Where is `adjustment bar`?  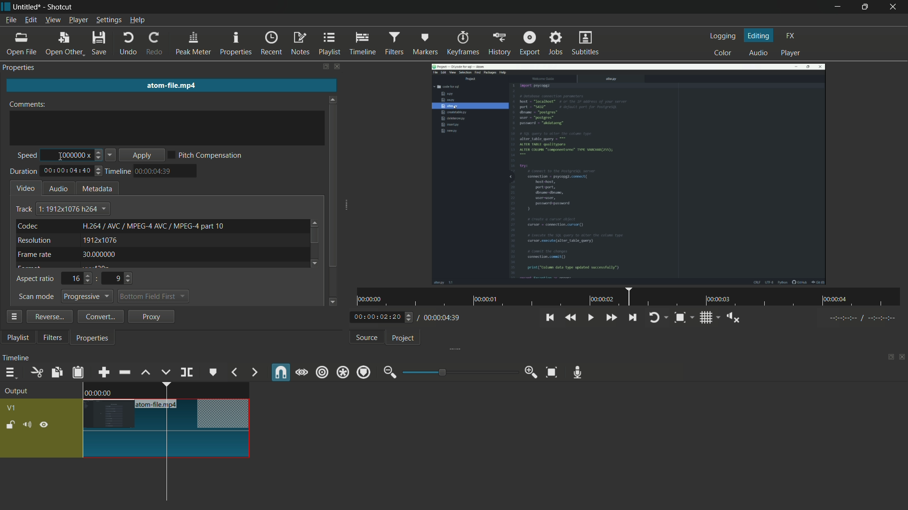
adjustment bar is located at coordinates (459, 371).